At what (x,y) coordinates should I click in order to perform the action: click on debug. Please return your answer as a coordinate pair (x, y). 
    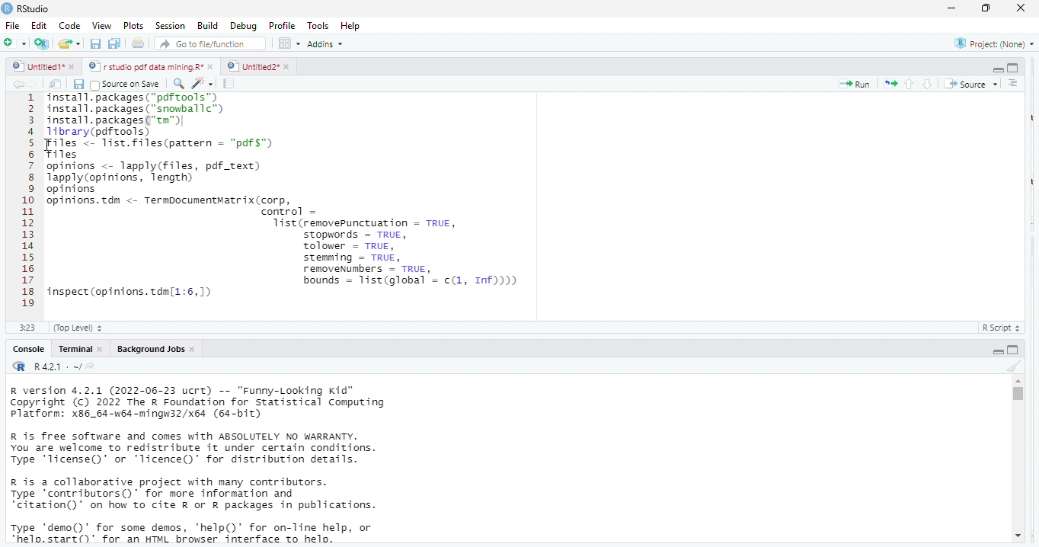
    Looking at the image, I should click on (241, 25).